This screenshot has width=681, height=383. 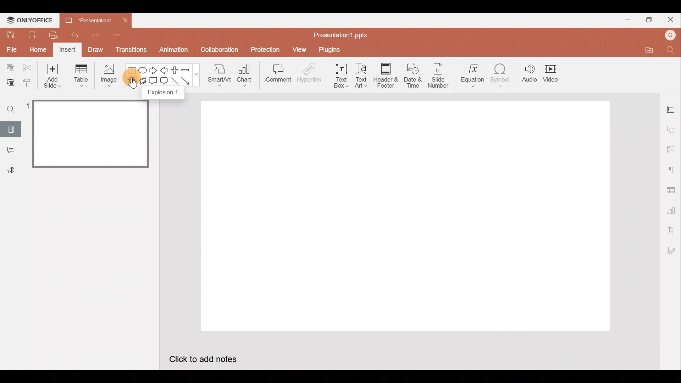 What do you see at coordinates (247, 77) in the screenshot?
I see `Chart` at bounding box center [247, 77].